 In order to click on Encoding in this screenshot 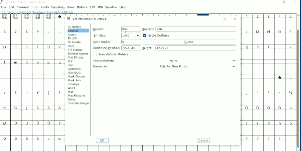, I will do `click(58, 7)`.